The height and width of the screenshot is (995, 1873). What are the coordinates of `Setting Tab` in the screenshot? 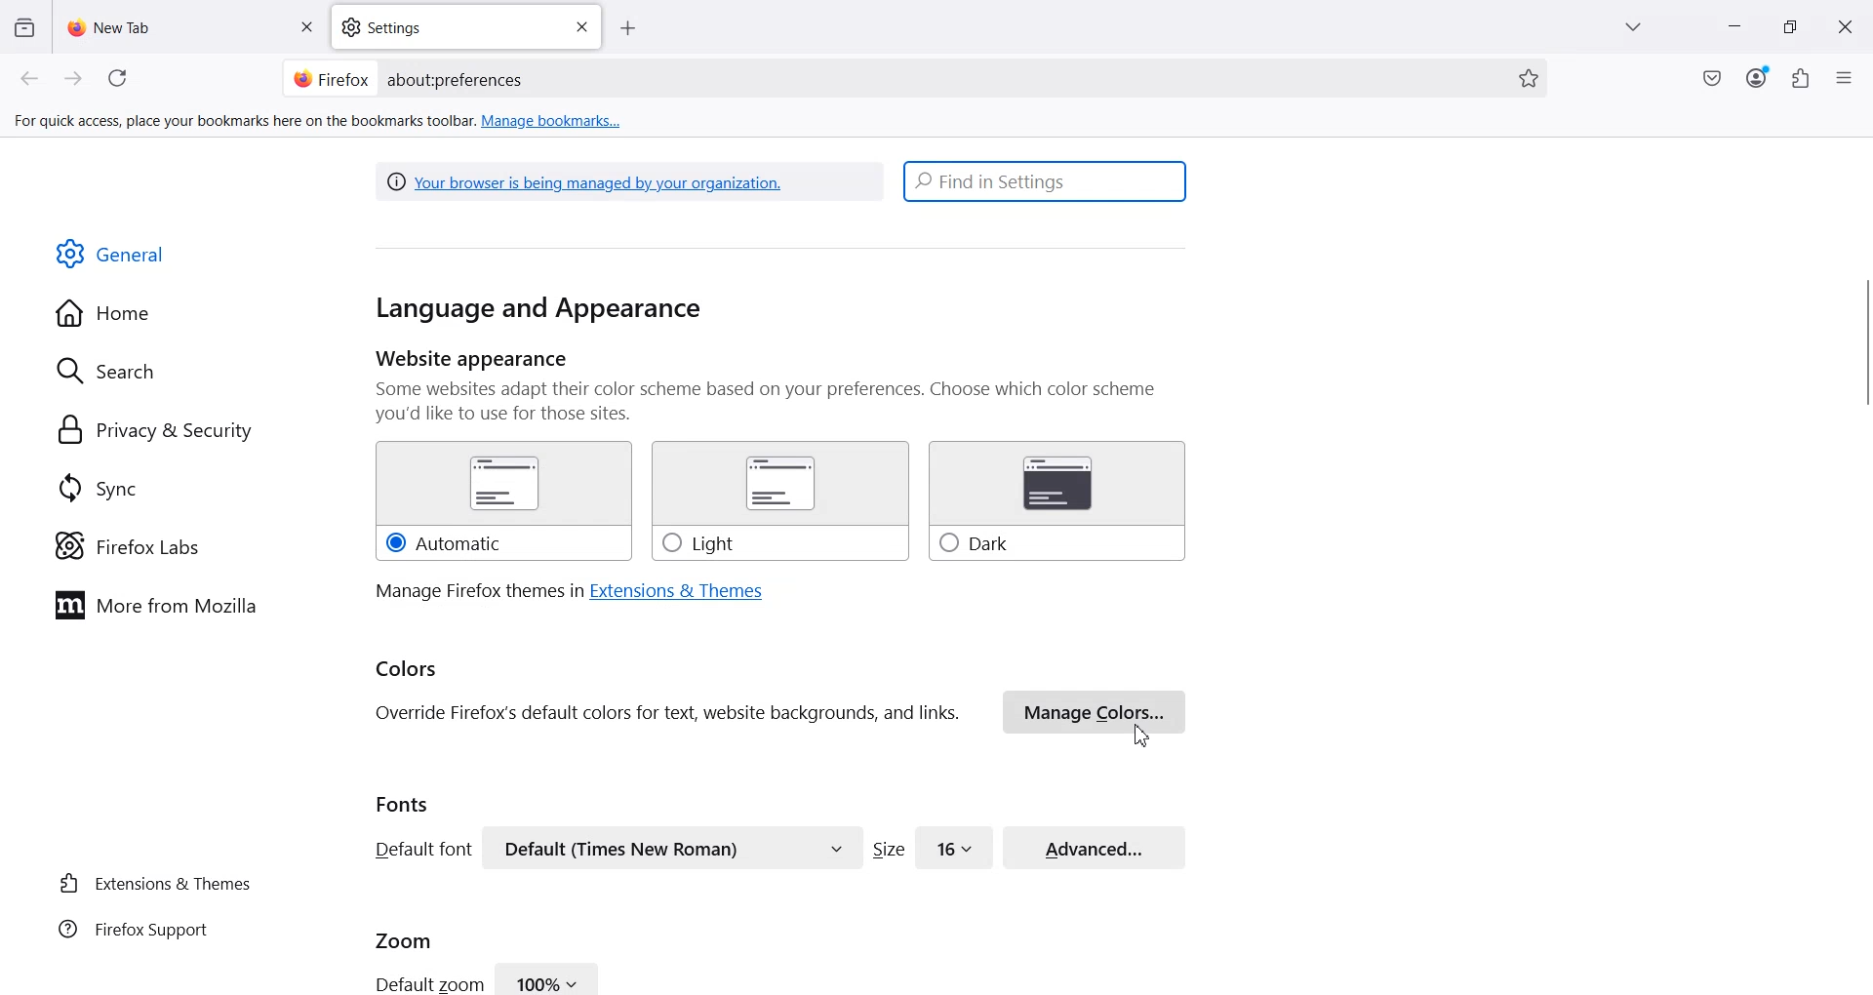 It's located at (468, 27).